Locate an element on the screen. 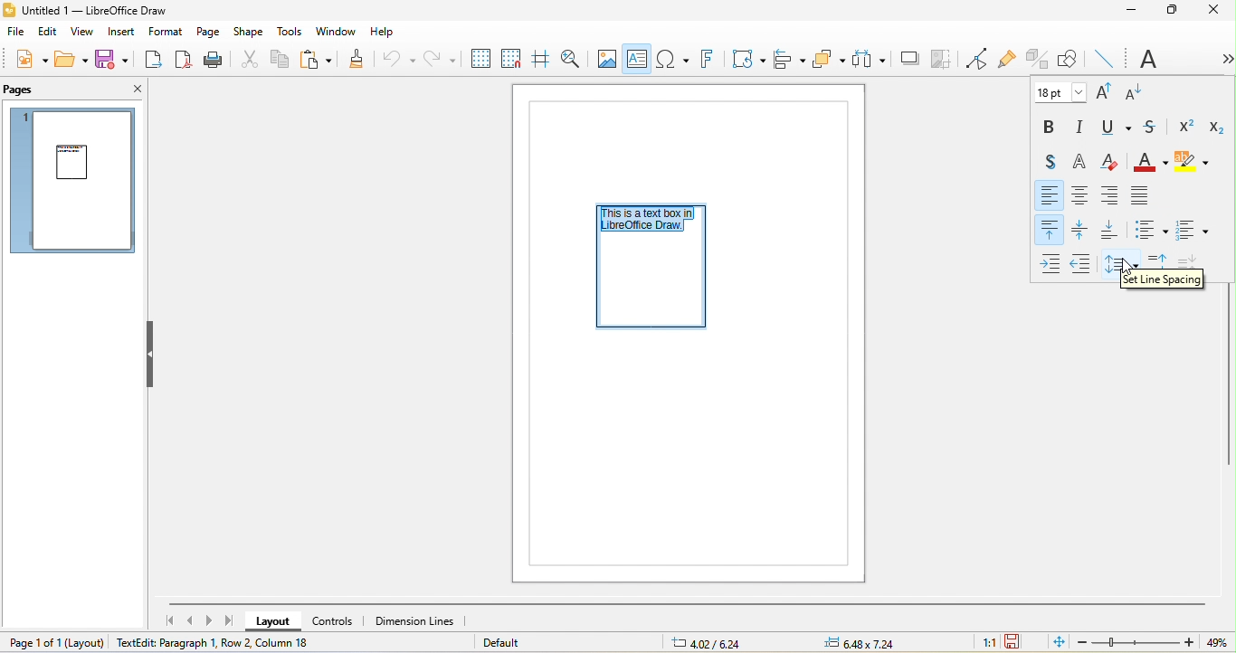 The width and height of the screenshot is (1236, 653). snap to grid is located at coordinates (509, 60).